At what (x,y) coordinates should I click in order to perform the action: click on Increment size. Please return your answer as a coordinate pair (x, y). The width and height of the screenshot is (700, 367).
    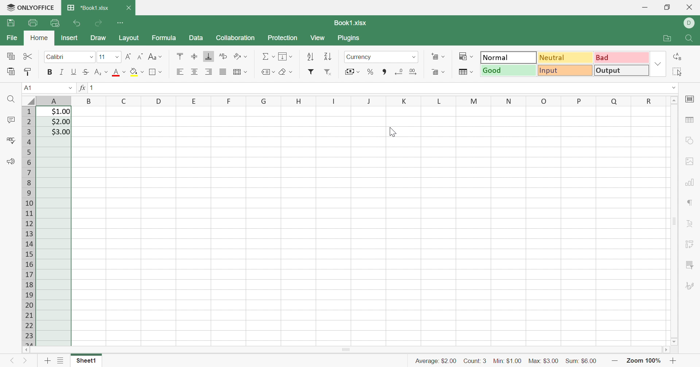
    Looking at the image, I should click on (141, 56).